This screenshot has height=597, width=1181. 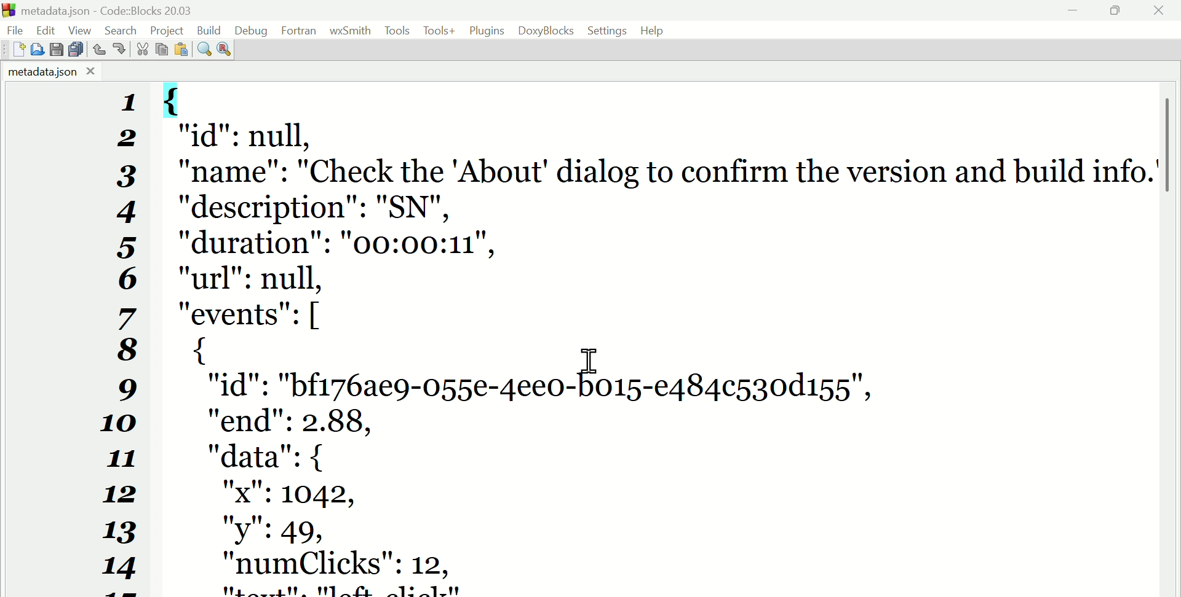 What do you see at coordinates (139, 50) in the screenshot?
I see `Cut` at bounding box center [139, 50].